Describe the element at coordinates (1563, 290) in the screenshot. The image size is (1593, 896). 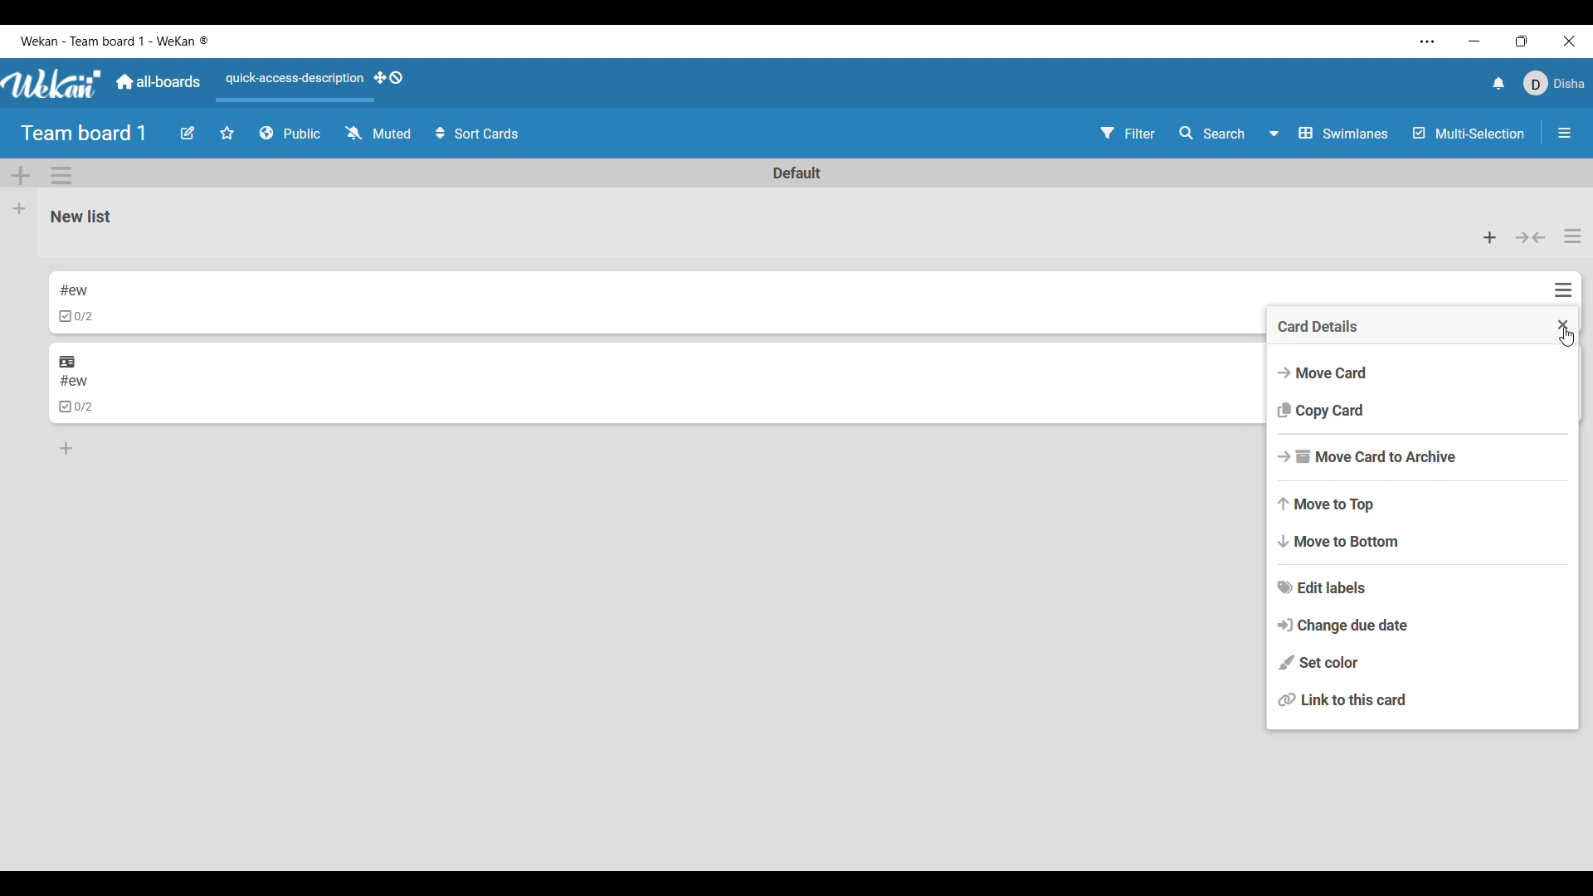
I see `Card actions` at that location.